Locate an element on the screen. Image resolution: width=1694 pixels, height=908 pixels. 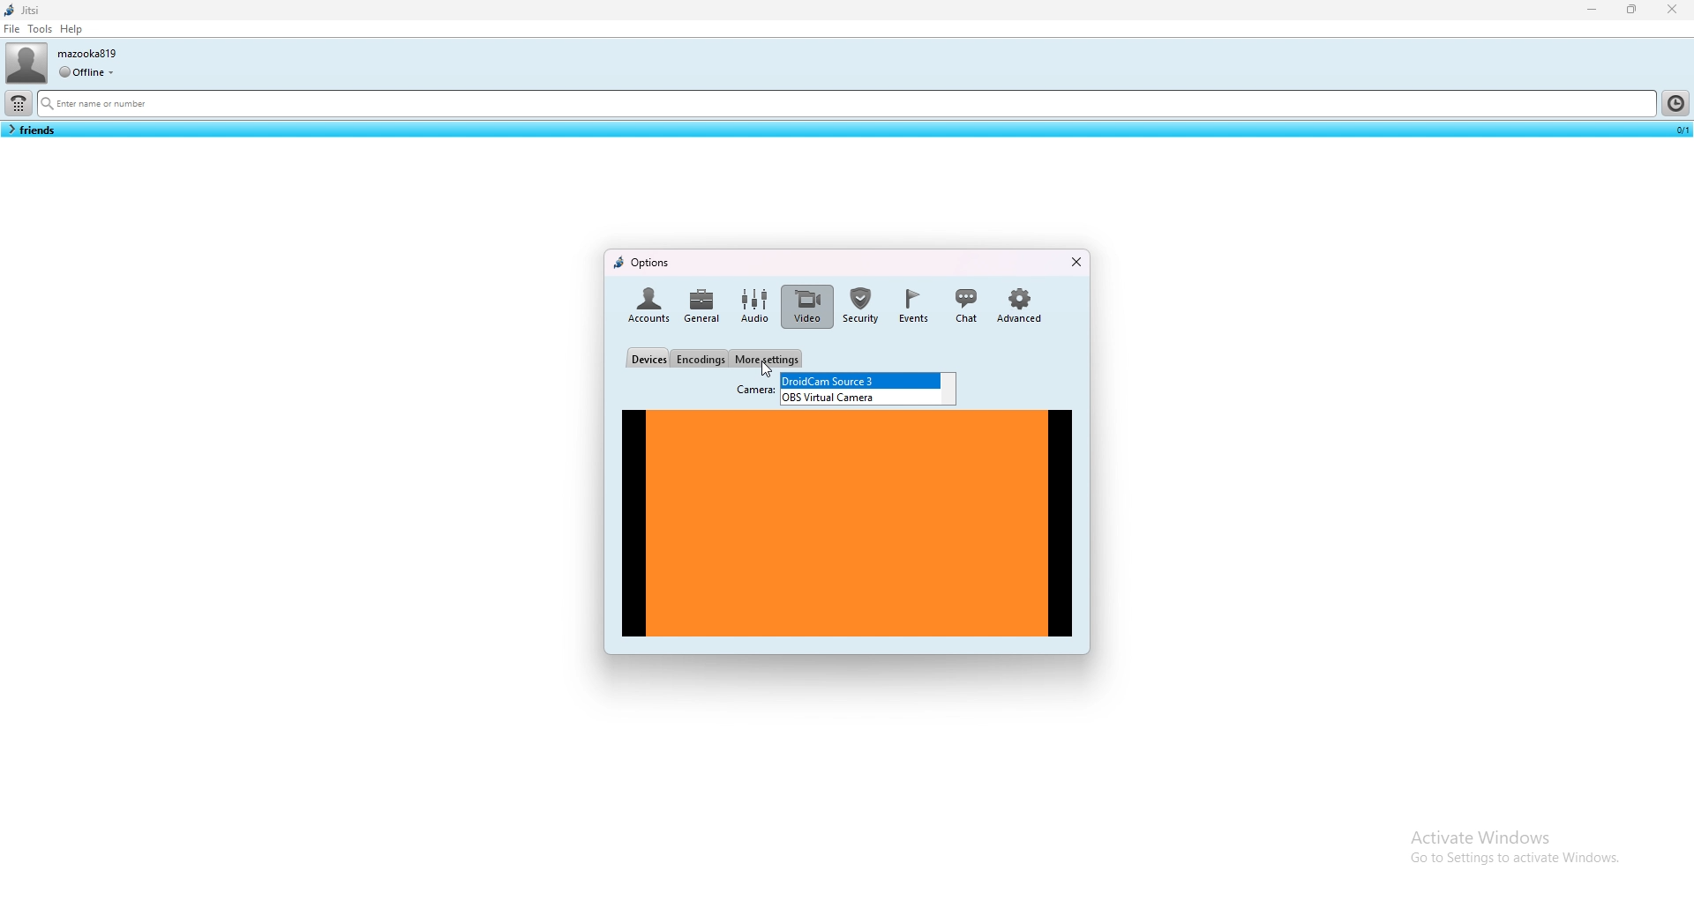
camera source is located at coordinates (859, 380).